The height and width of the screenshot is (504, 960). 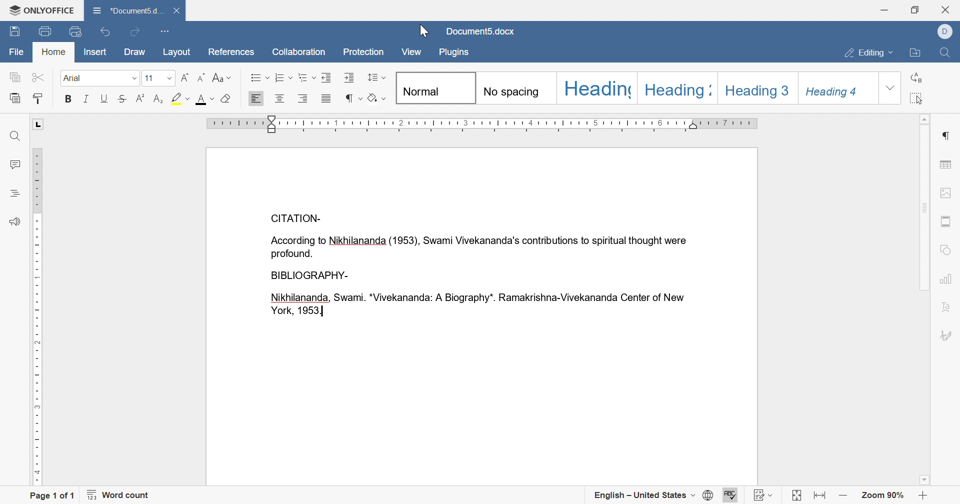 I want to click on undo, so click(x=105, y=31).